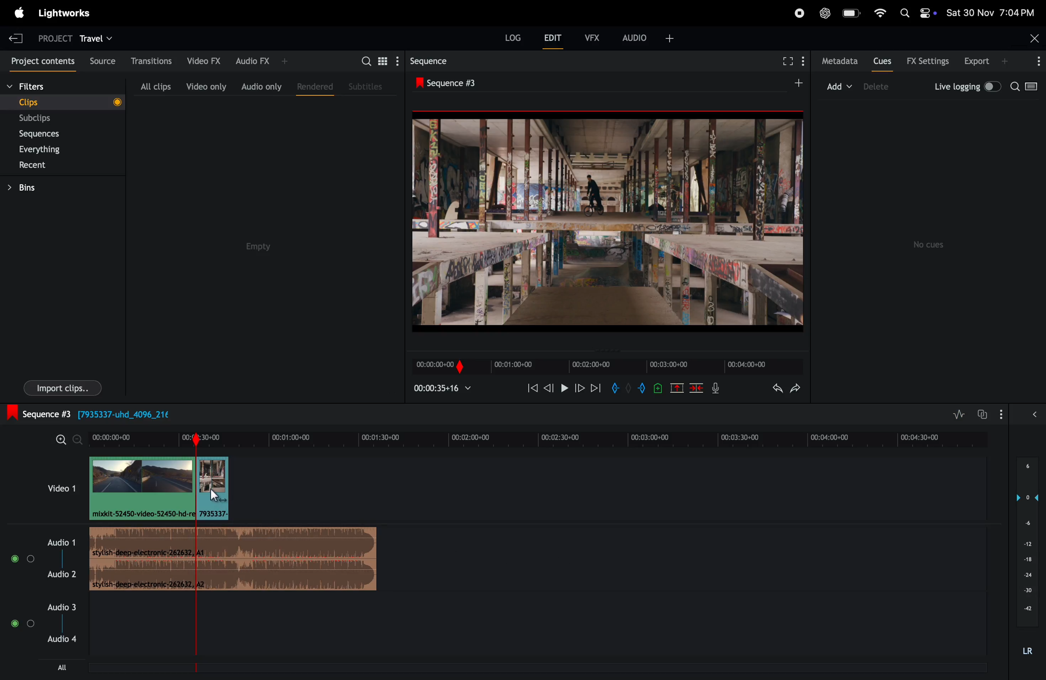 This screenshot has height=680, width=1046. What do you see at coordinates (1026, 592) in the screenshot?
I see `-30 (layers)` at bounding box center [1026, 592].